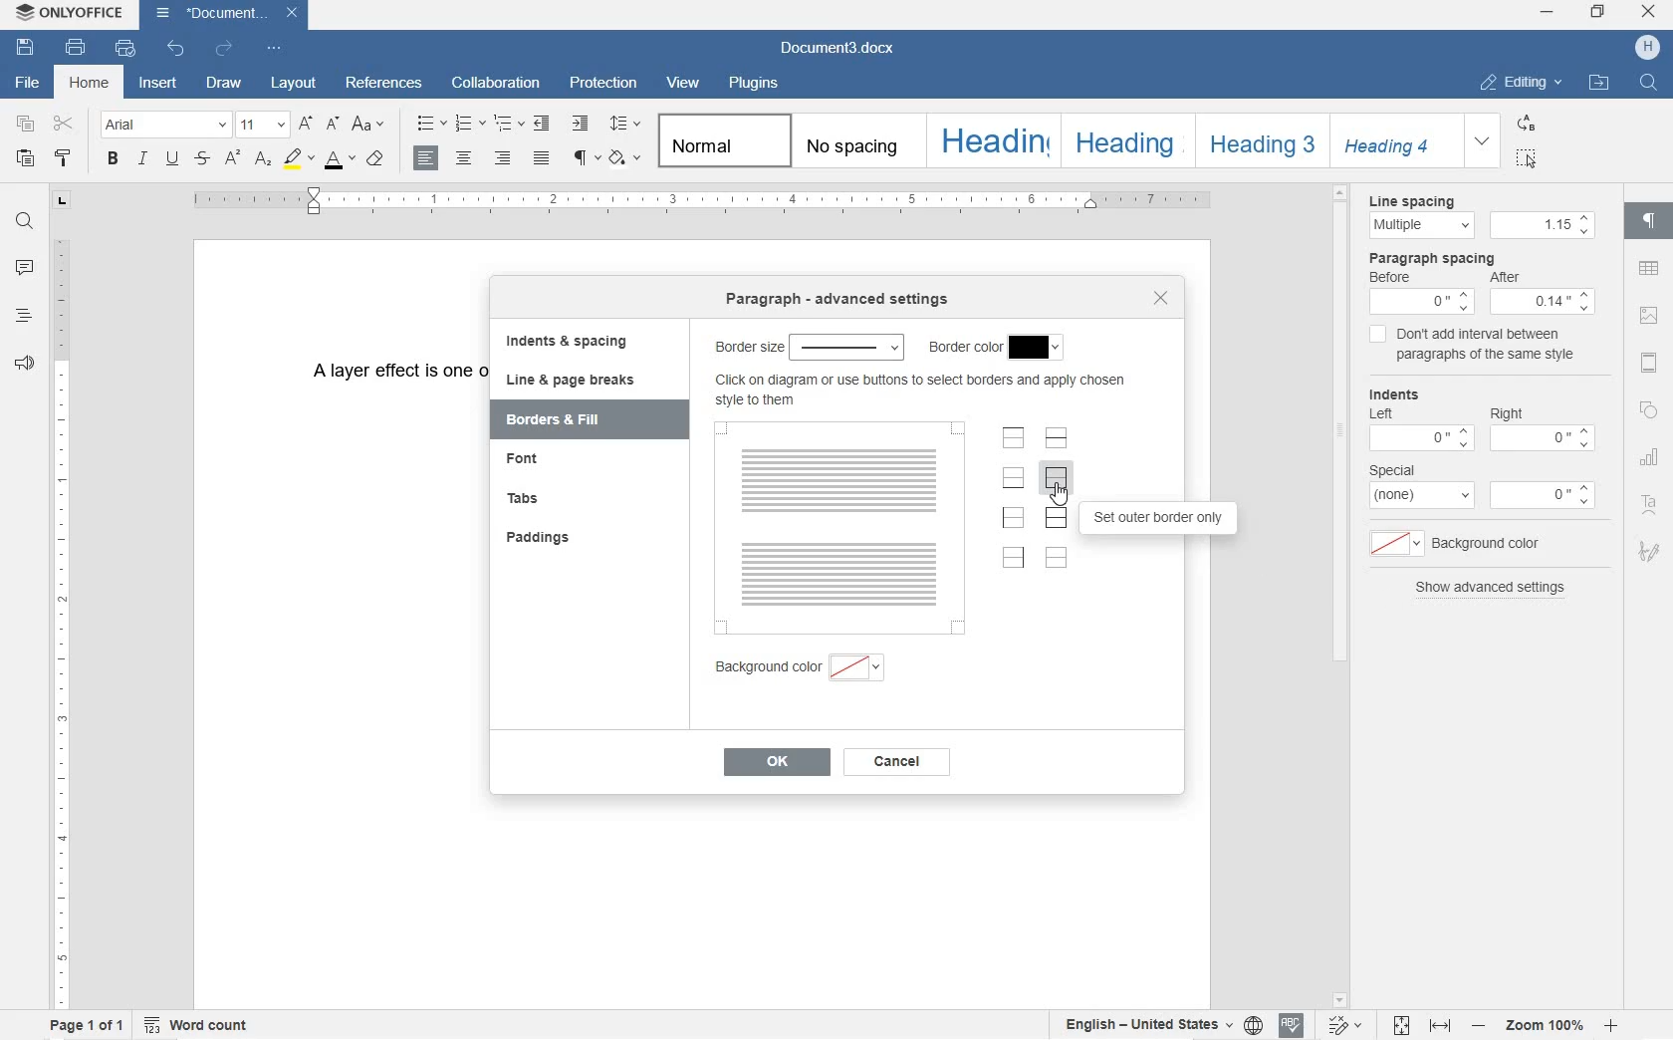 The image size is (1673, 1040). Describe the element at coordinates (369, 125) in the screenshot. I see `CHANGE CASE` at that location.